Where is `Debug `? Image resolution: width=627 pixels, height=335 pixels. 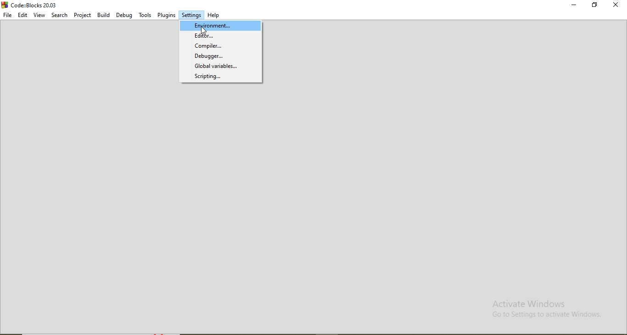
Debug  is located at coordinates (125, 15).